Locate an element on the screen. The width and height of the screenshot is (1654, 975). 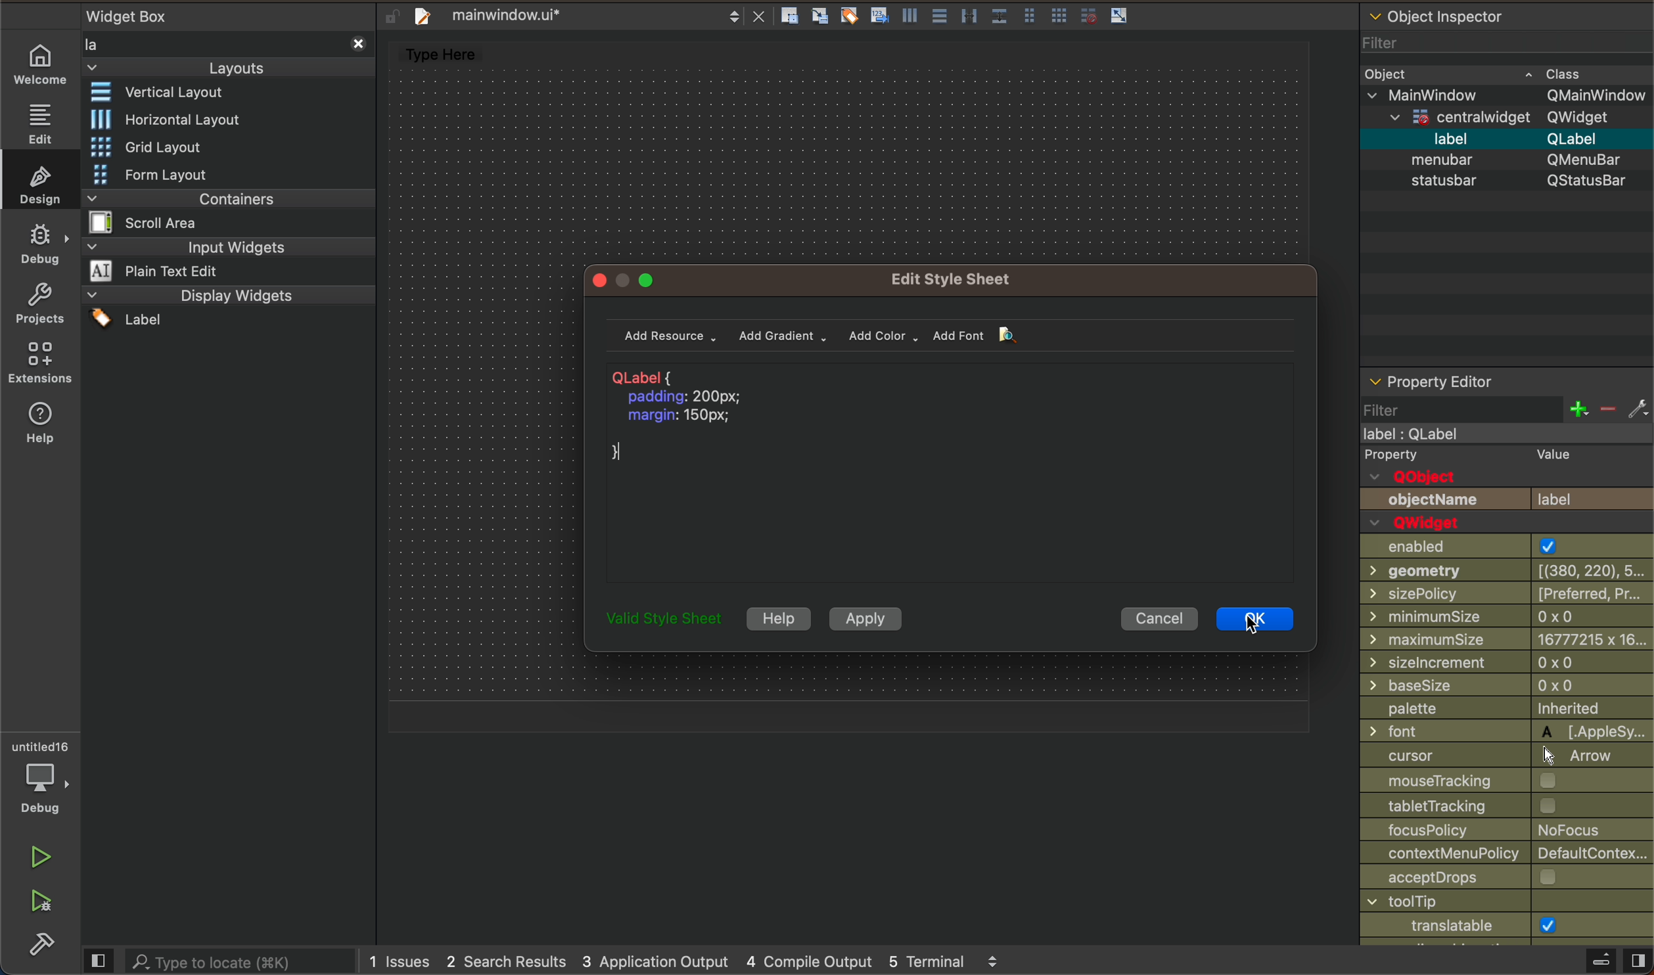
min size is located at coordinates (1506, 639).